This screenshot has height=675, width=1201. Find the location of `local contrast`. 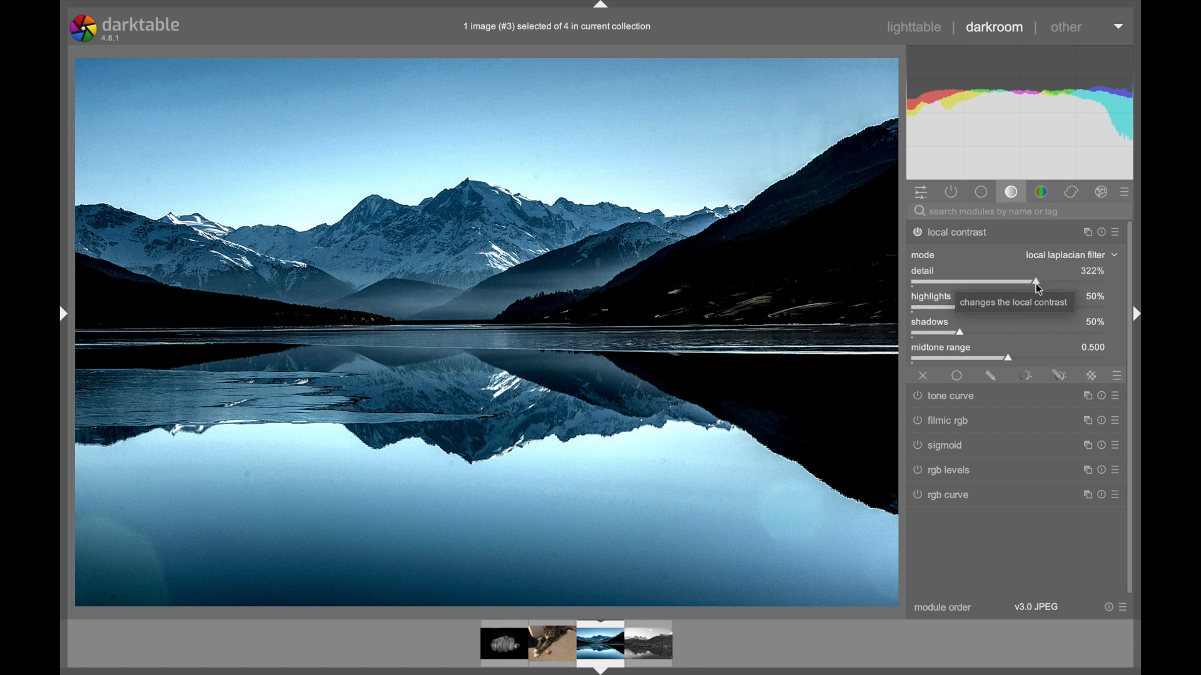

local contrast is located at coordinates (950, 231).